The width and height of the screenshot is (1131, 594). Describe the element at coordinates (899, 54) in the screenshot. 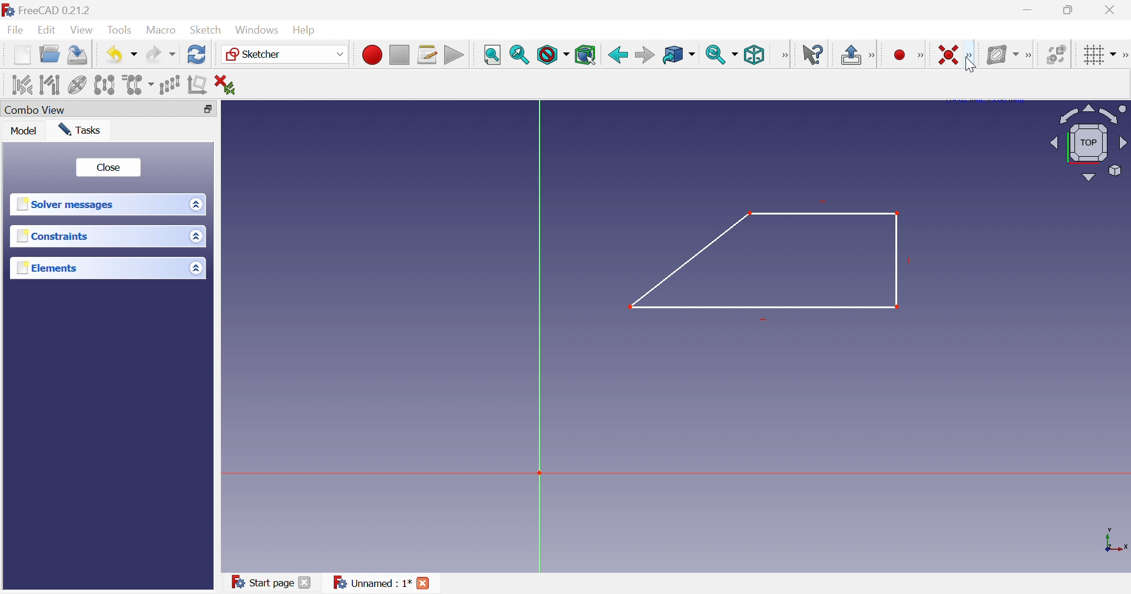

I see `Create point` at that location.